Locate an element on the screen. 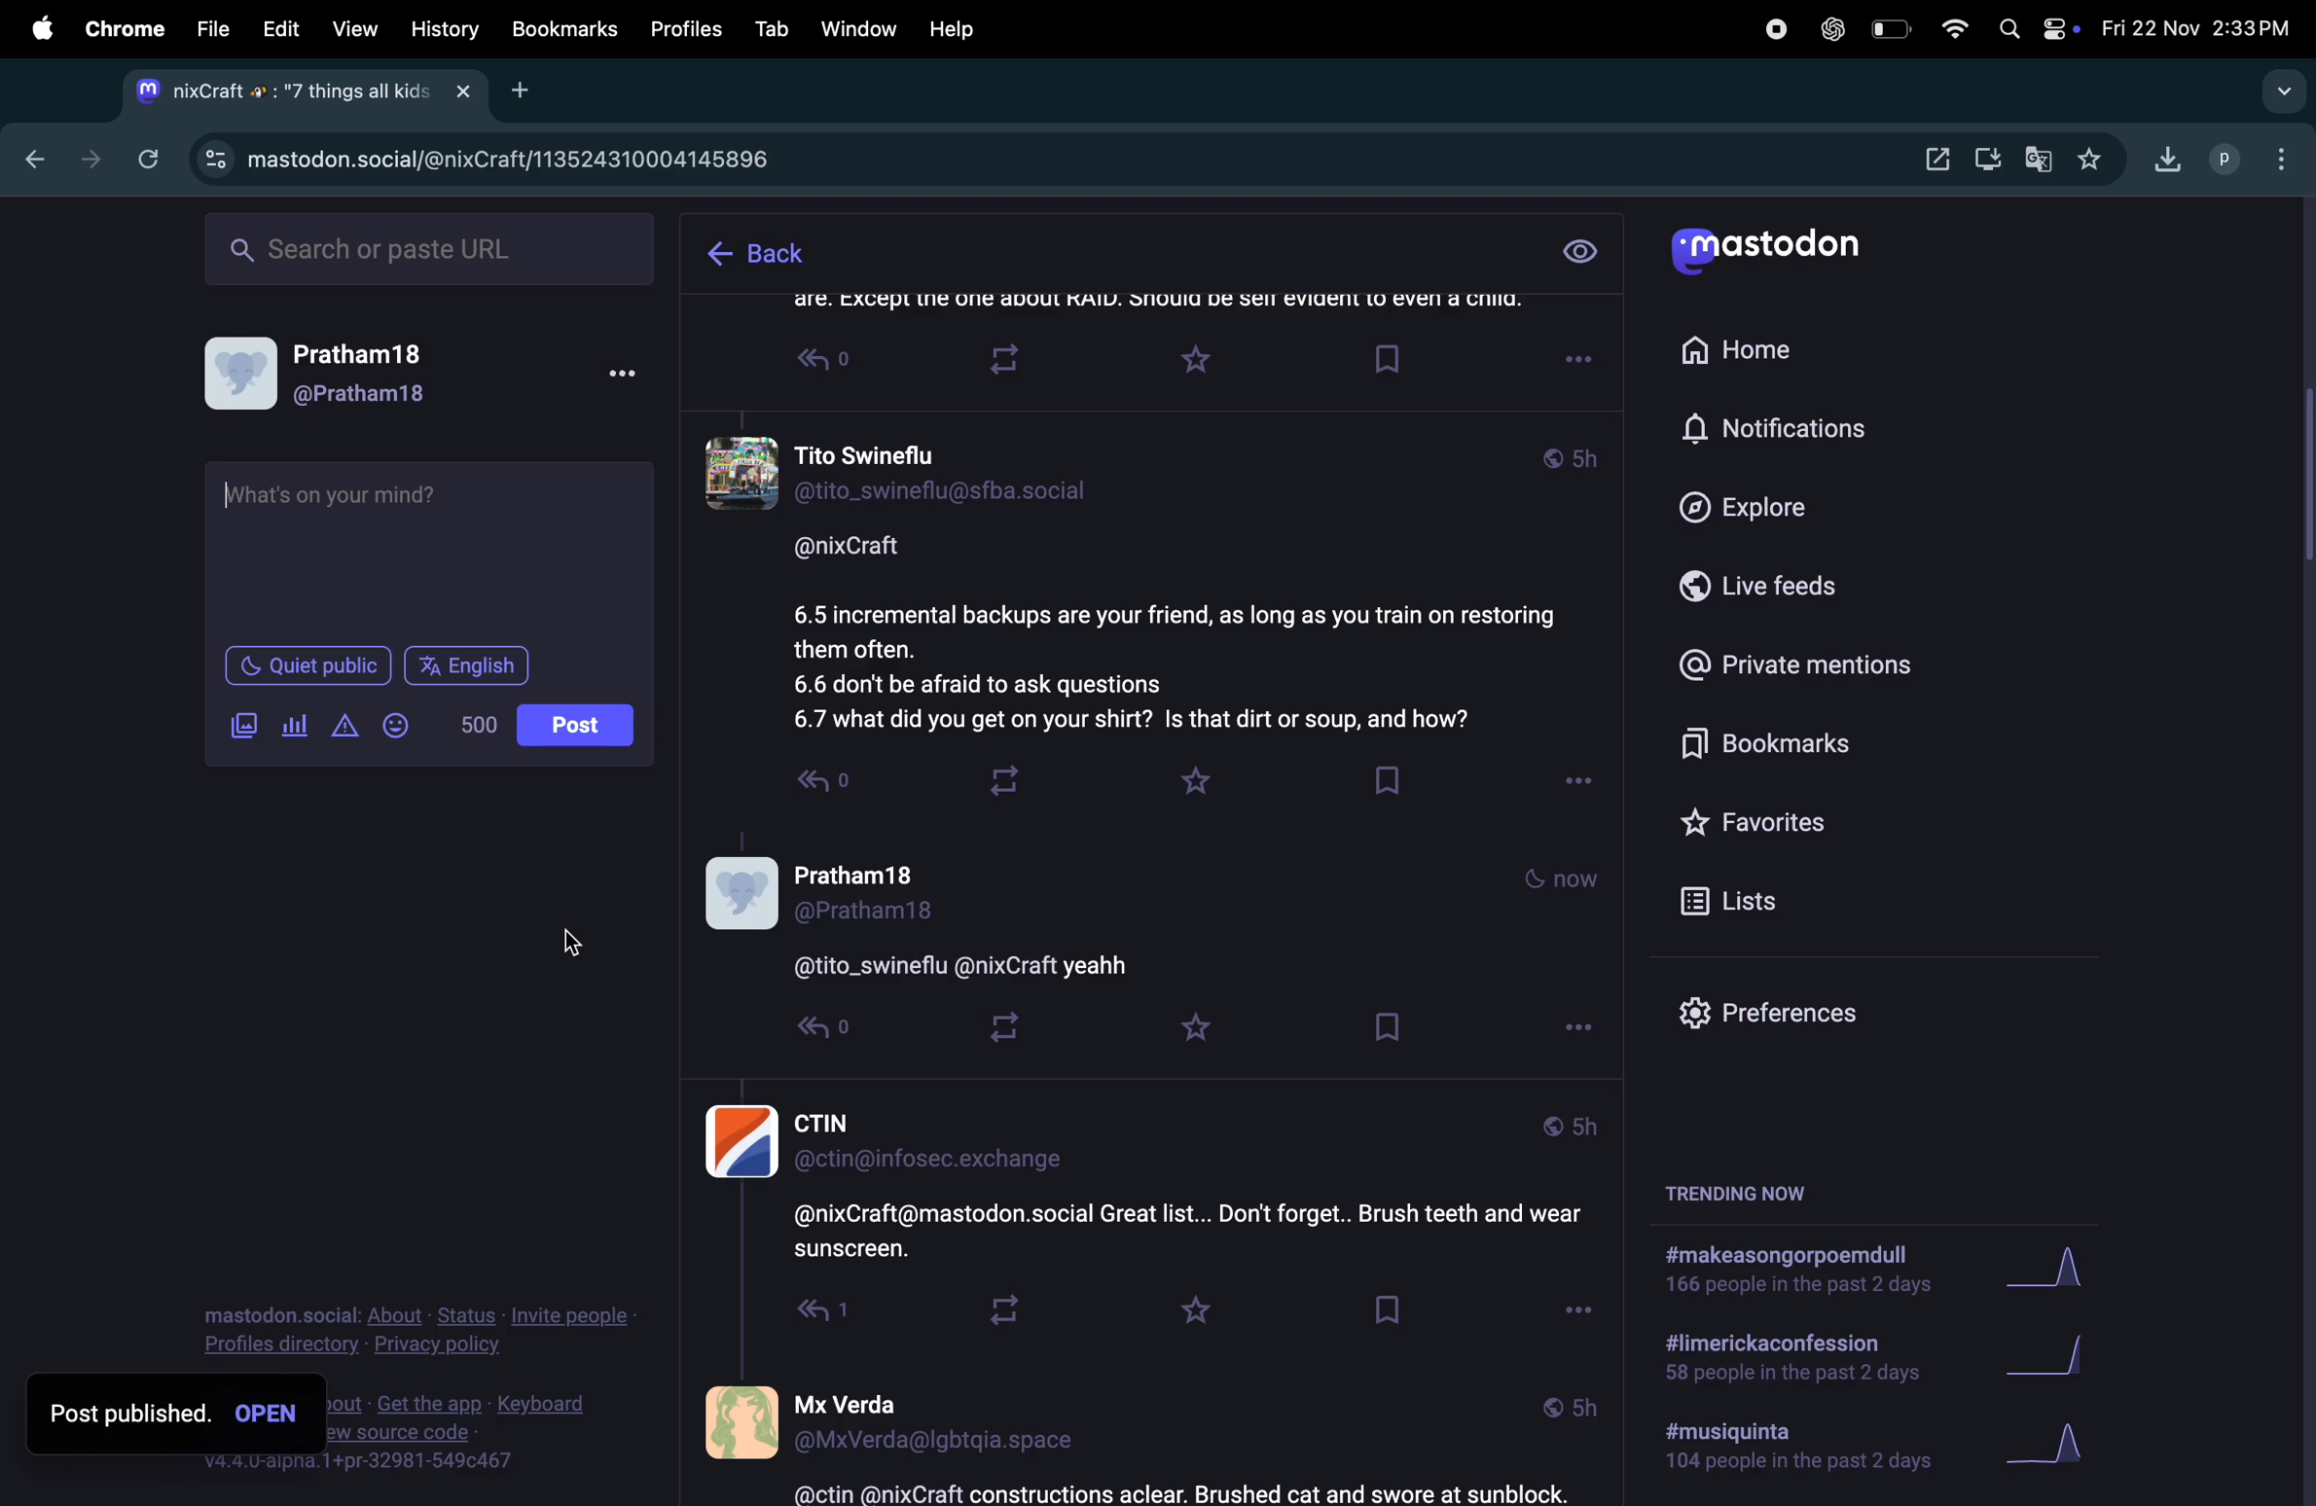  edit is located at coordinates (280, 28).